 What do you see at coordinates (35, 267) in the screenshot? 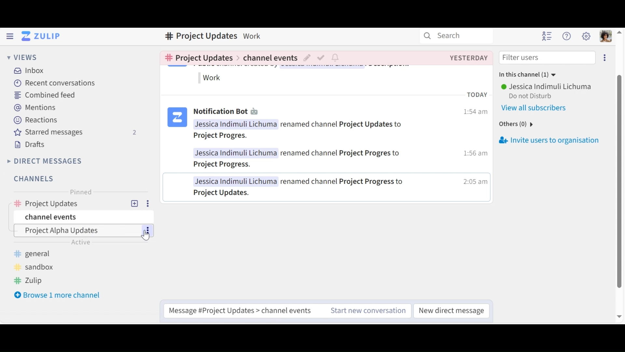
I see `sandbox` at bounding box center [35, 267].